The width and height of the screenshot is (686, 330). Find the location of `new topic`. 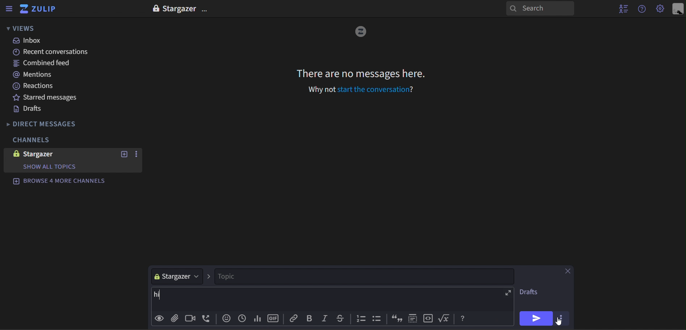

new topic is located at coordinates (123, 155).